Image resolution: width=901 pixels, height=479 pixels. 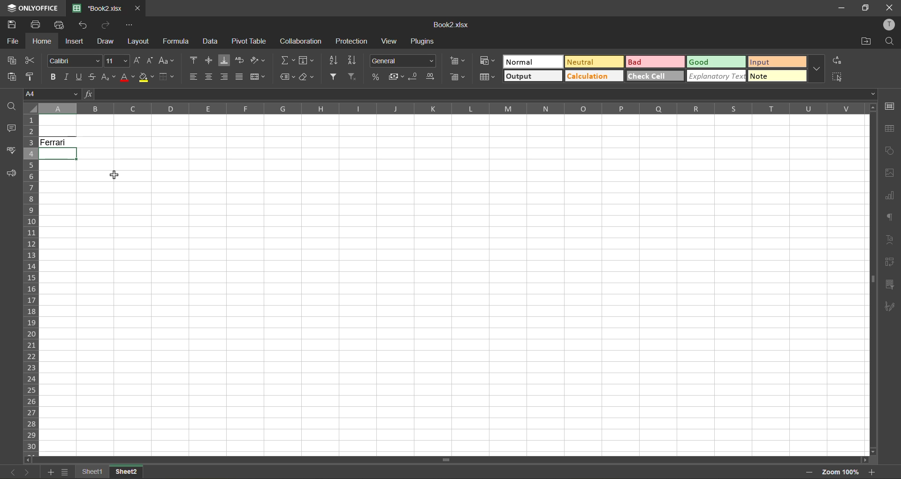 I want to click on clear filter, so click(x=353, y=77).